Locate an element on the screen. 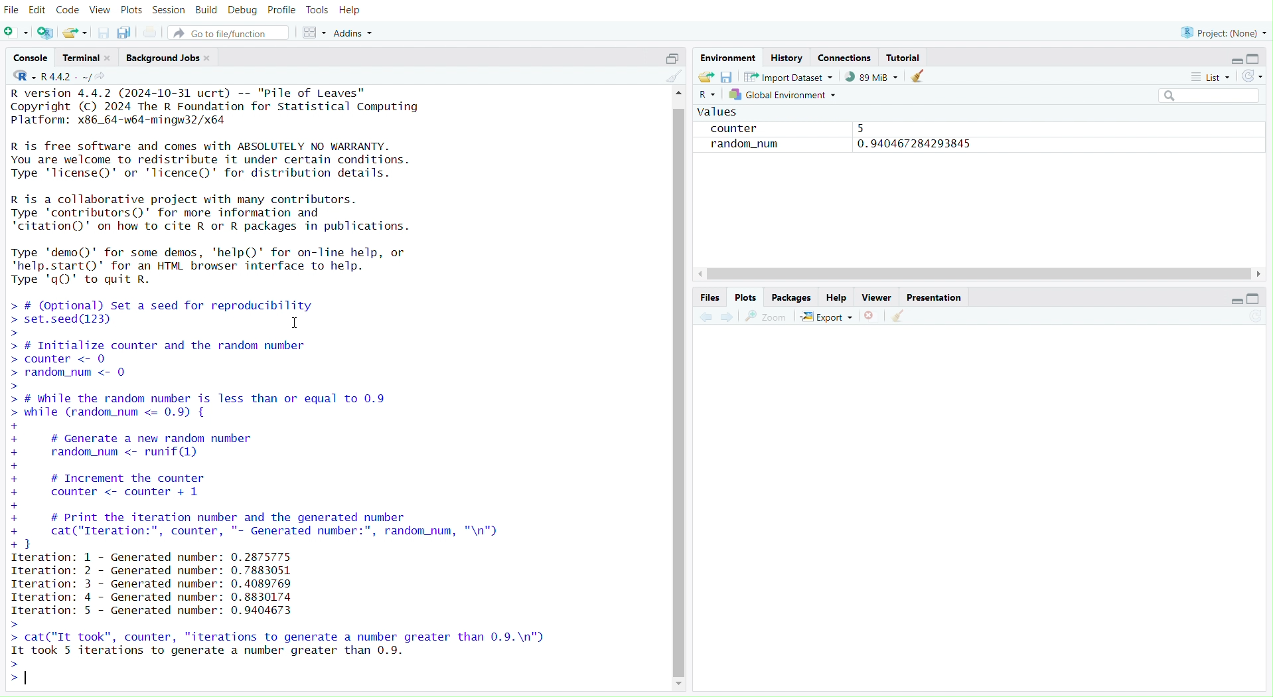 Image resolution: width=1273 pixels, height=697 pixels. Maximize is located at coordinates (671, 56).